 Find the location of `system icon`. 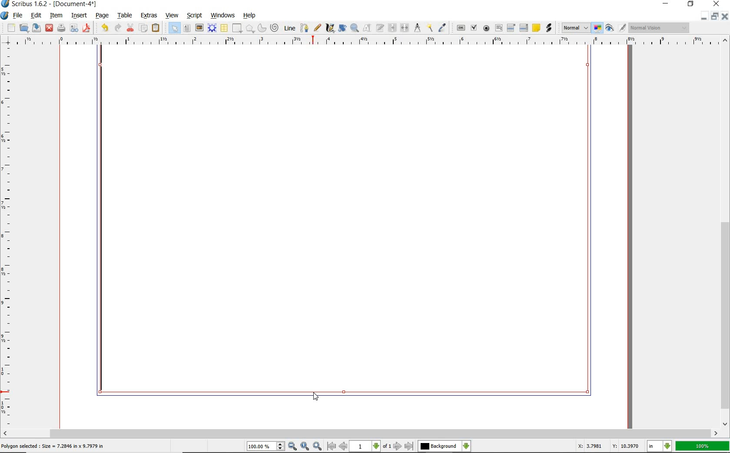

system icon is located at coordinates (5, 15).